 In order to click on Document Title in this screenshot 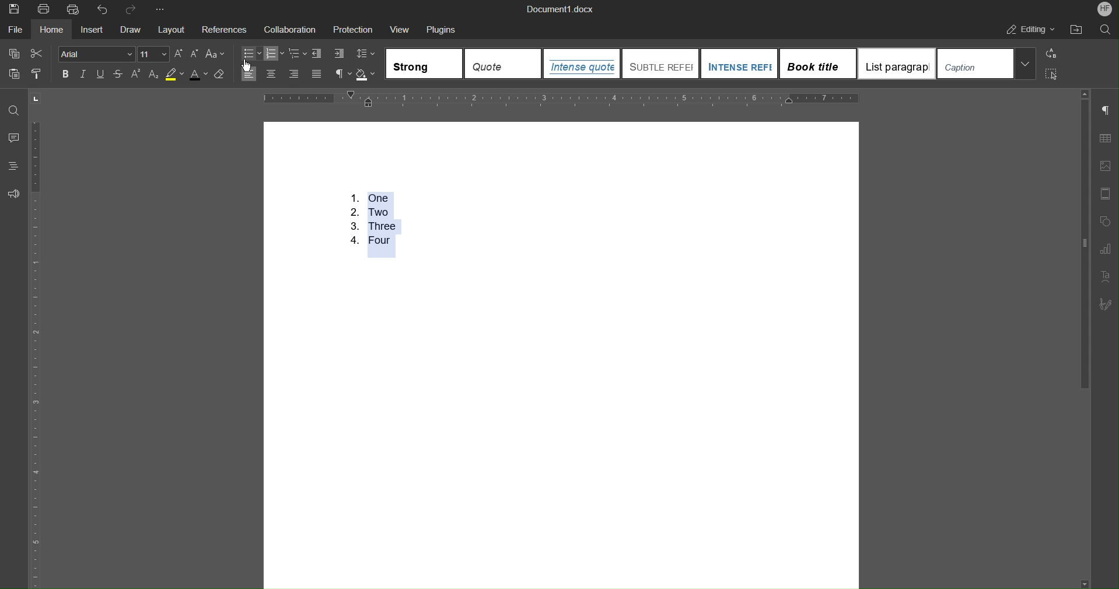, I will do `click(558, 9)`.